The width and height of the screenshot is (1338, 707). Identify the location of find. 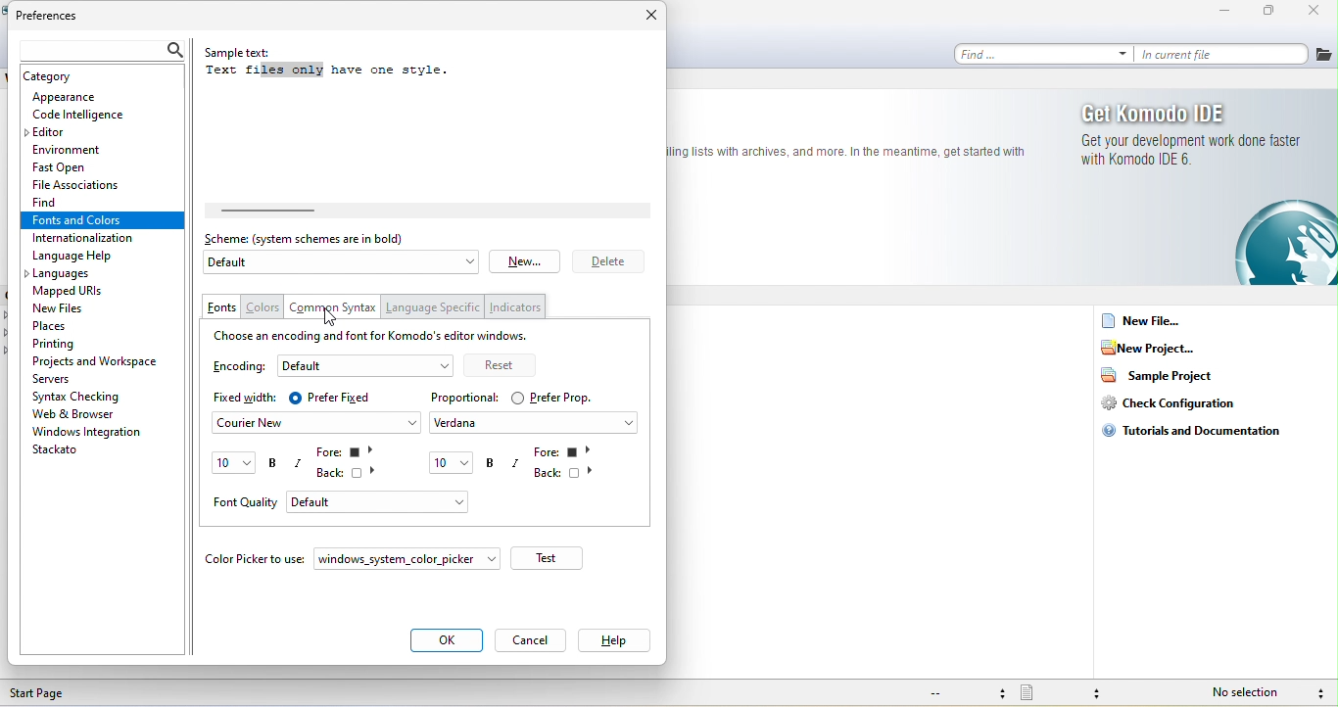
(1046, 55).